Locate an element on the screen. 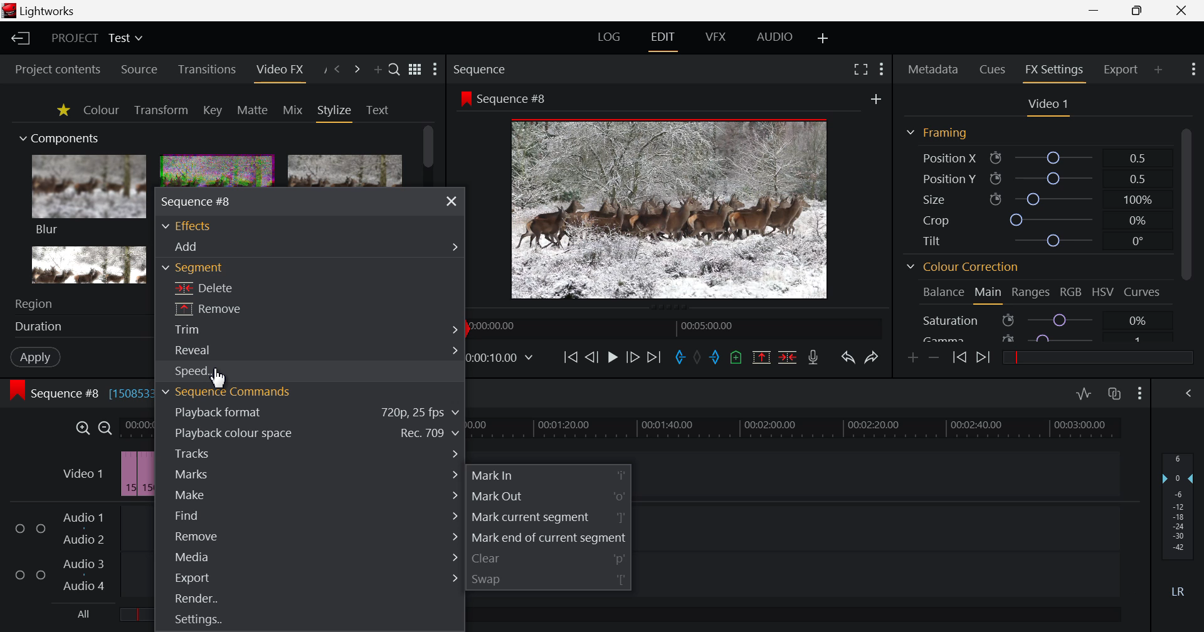  Make is located at coordinates (311, 495).